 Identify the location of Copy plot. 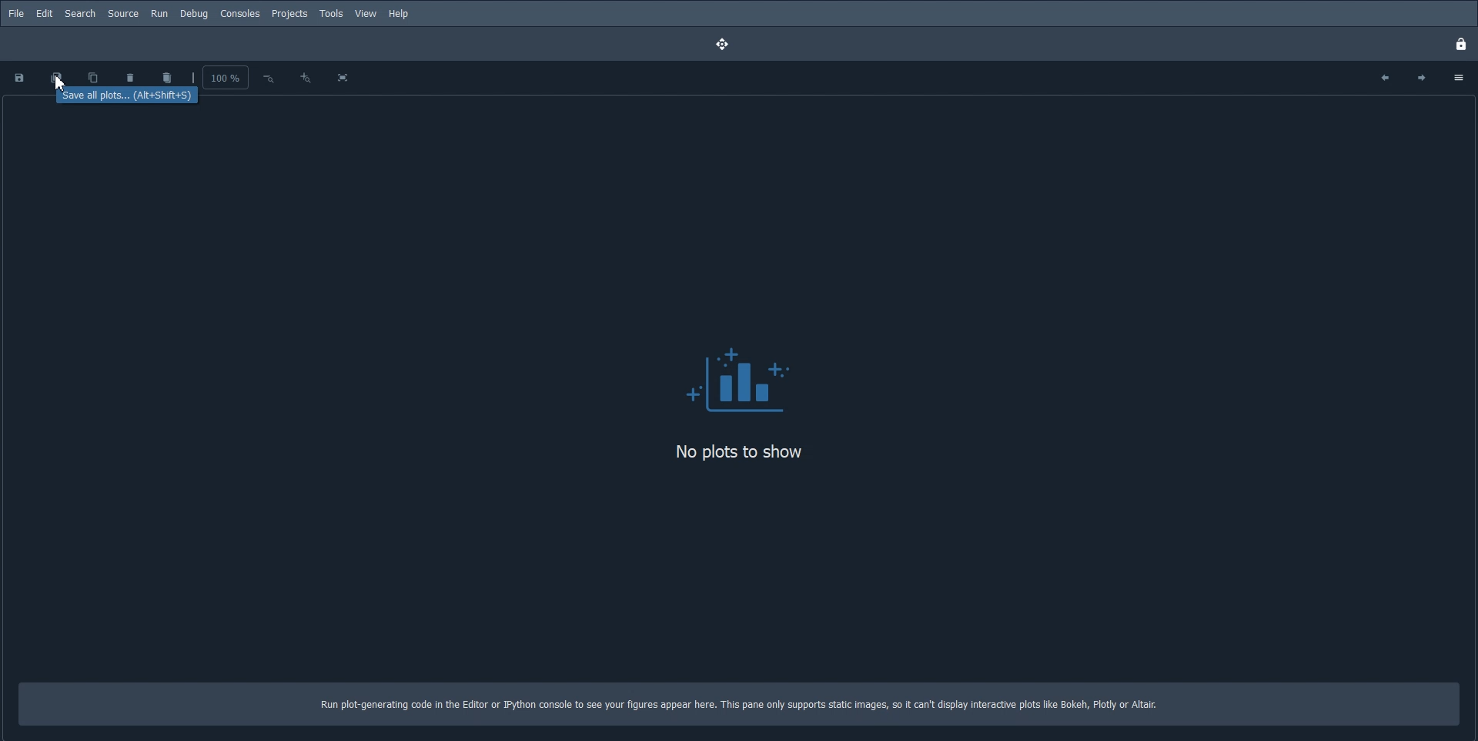
(95, 75).